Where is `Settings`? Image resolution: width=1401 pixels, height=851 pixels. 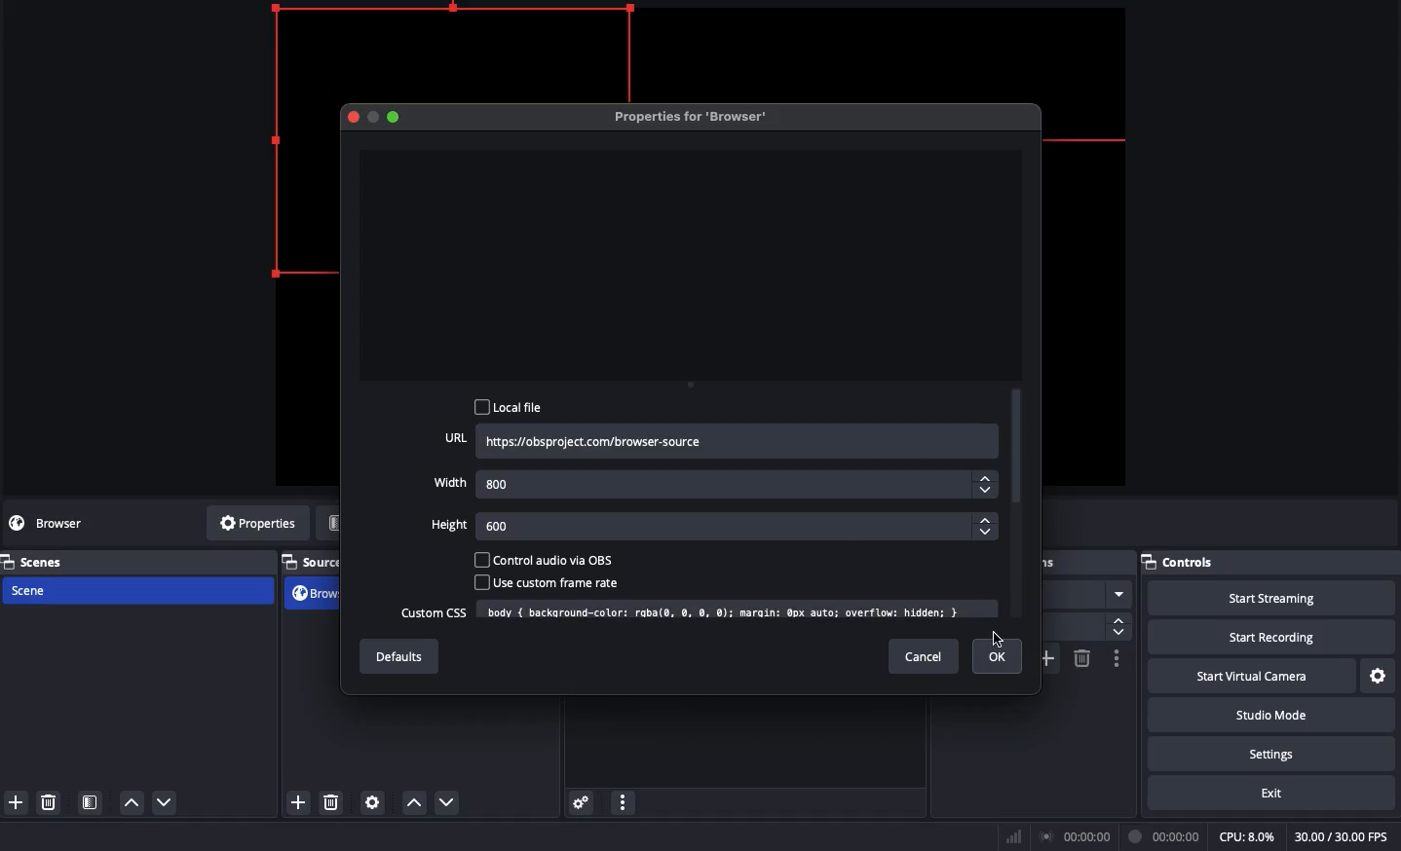 Settings is located at coordinates (1381, 676).